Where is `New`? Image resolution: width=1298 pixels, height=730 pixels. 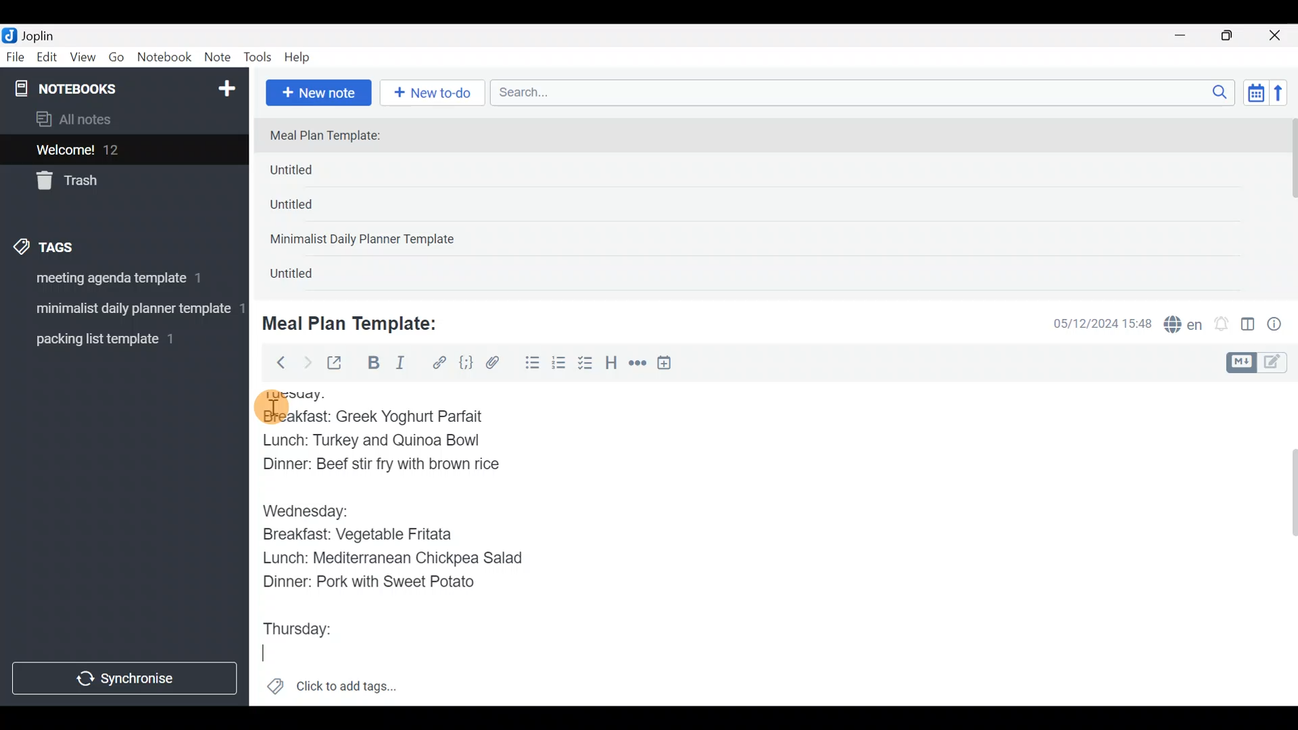 New is located at coordinates (226, 86).